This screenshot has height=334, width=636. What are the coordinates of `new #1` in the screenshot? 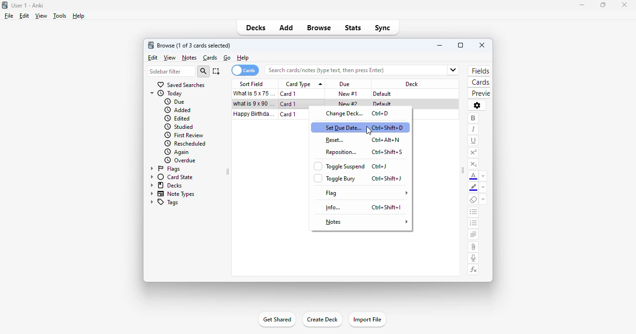 It's located at (348, 94).